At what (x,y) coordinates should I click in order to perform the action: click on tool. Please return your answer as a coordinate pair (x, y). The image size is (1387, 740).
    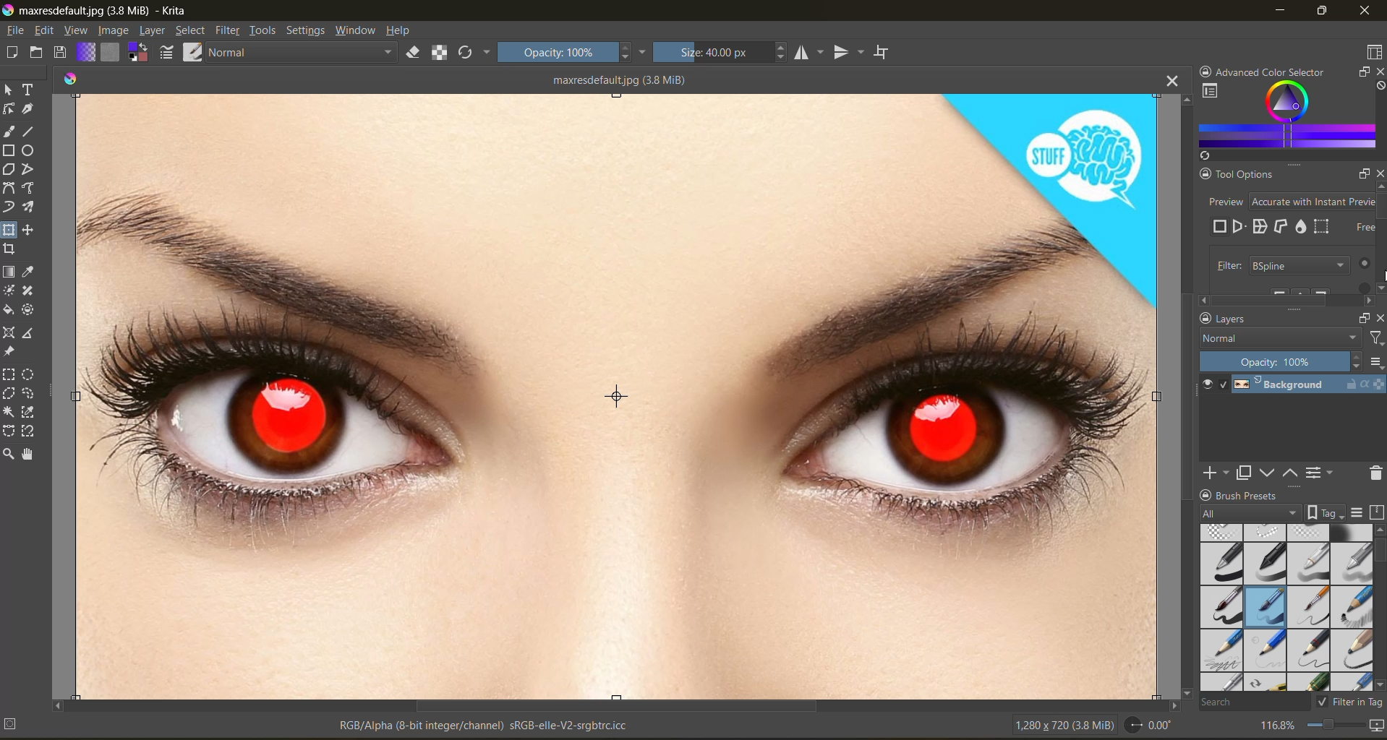
    Looking at the image, I should click on (30, 373).